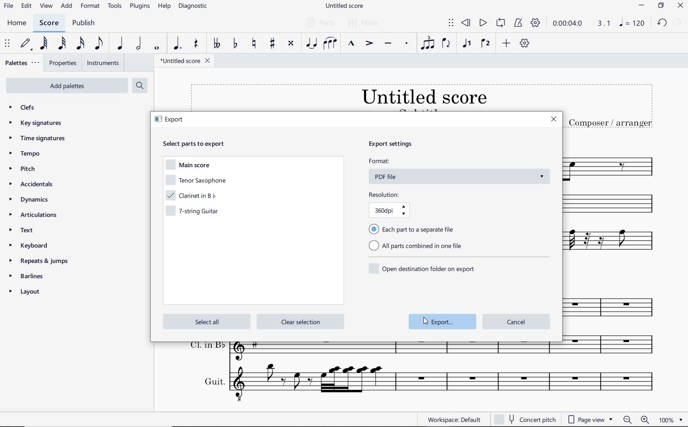 Image resolution: width=688 pixels, height=427 pixels. I want to click on close, so click(554, 120).